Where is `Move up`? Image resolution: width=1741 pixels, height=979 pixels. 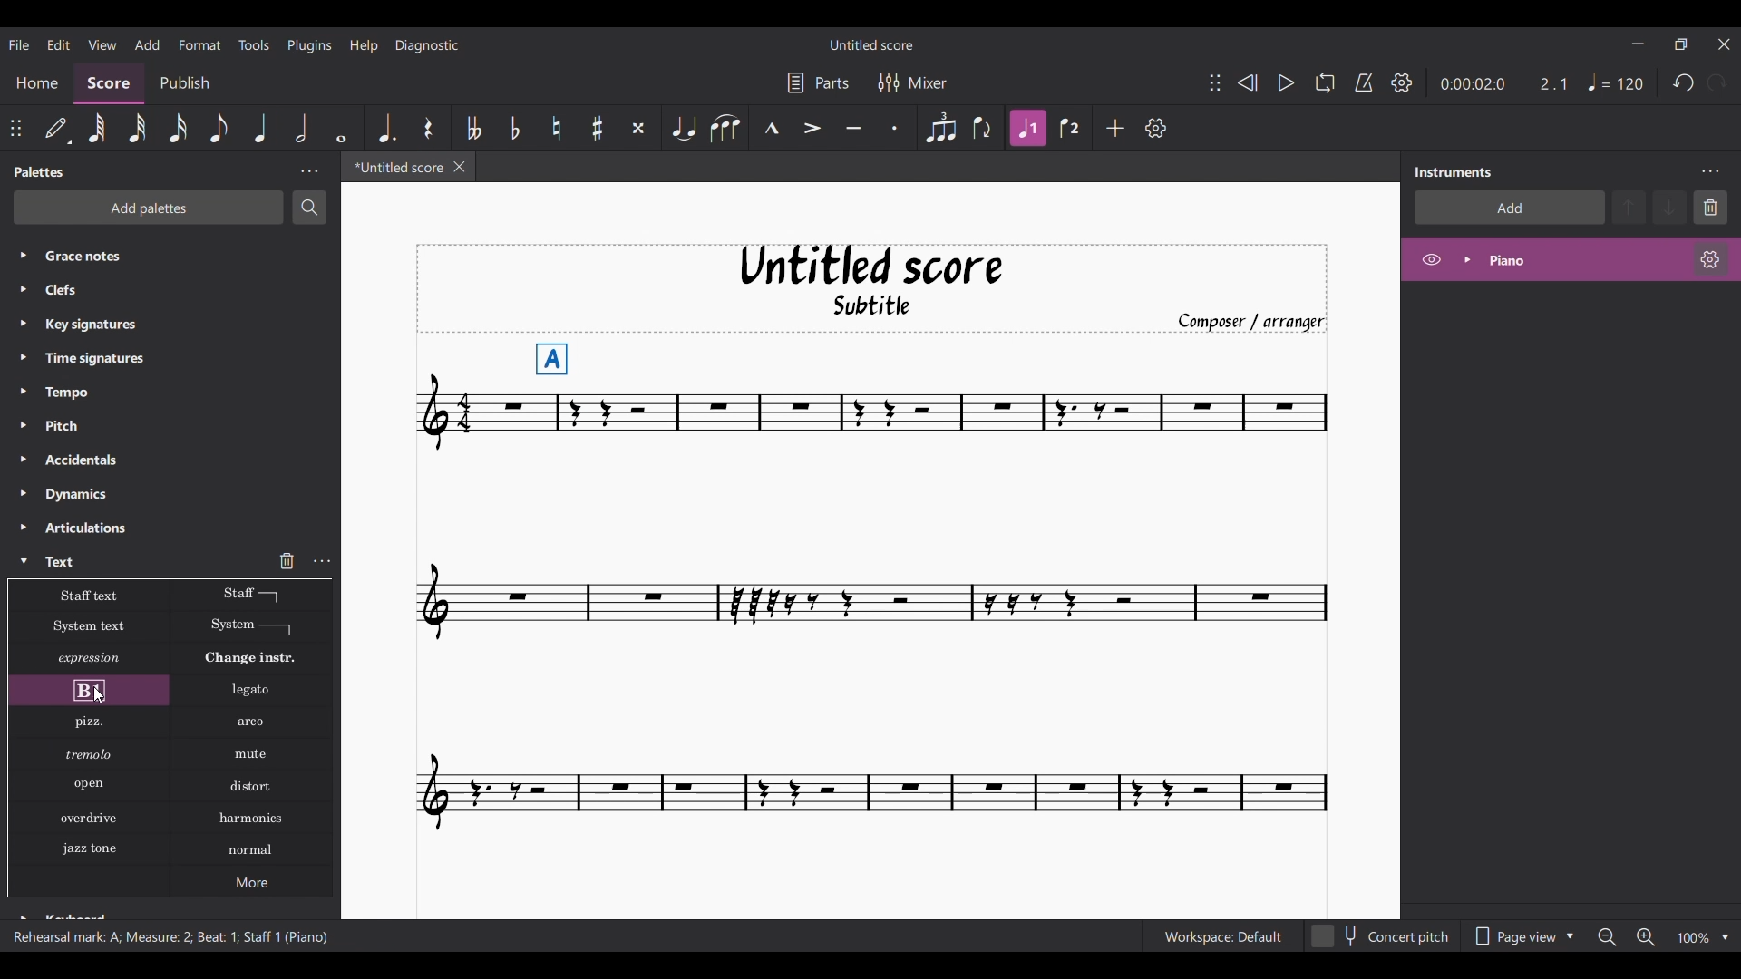
Move up is located at coordinates (1629, 207).